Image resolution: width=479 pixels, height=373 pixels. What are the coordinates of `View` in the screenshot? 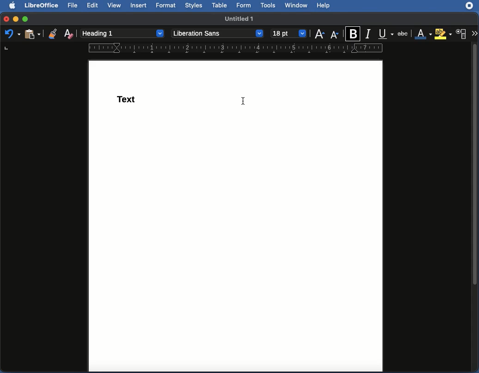 It's located at (115, 6).